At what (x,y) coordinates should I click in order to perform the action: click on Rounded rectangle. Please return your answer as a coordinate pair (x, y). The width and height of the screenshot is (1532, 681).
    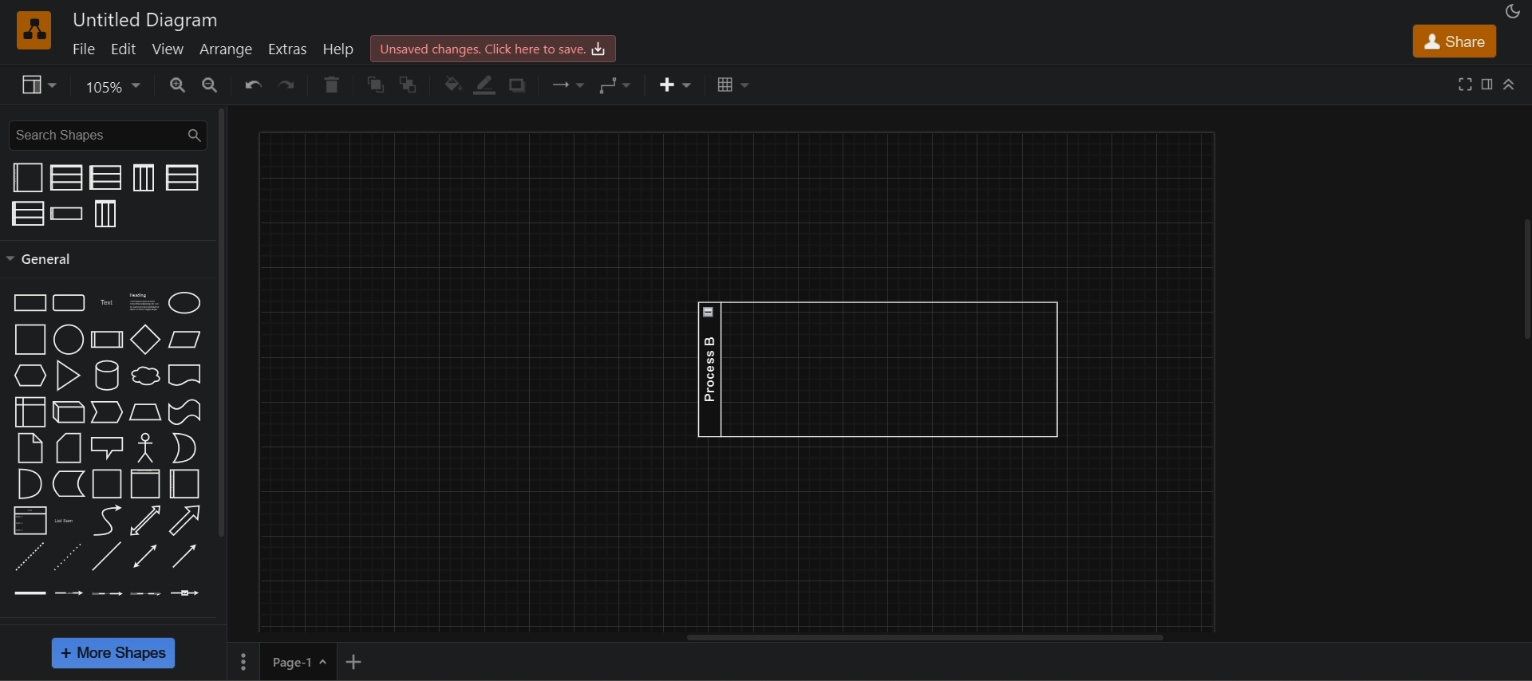
    Looking at the image, I should click on (69, 303).